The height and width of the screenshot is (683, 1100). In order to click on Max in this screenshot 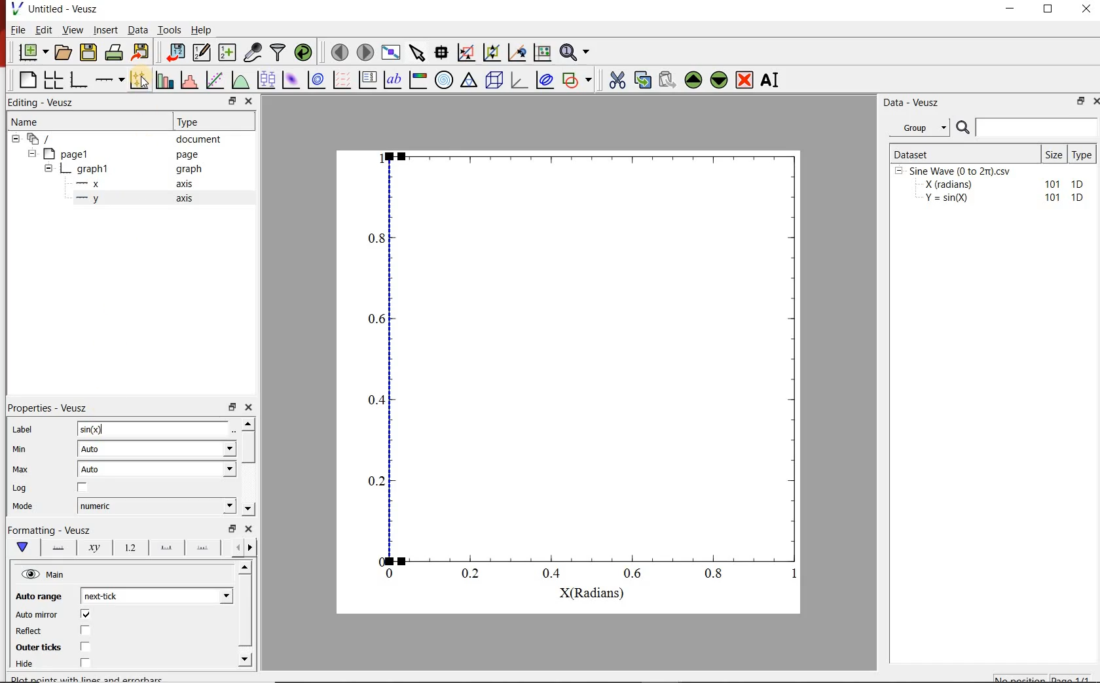, I will do `click(21, 469)`.